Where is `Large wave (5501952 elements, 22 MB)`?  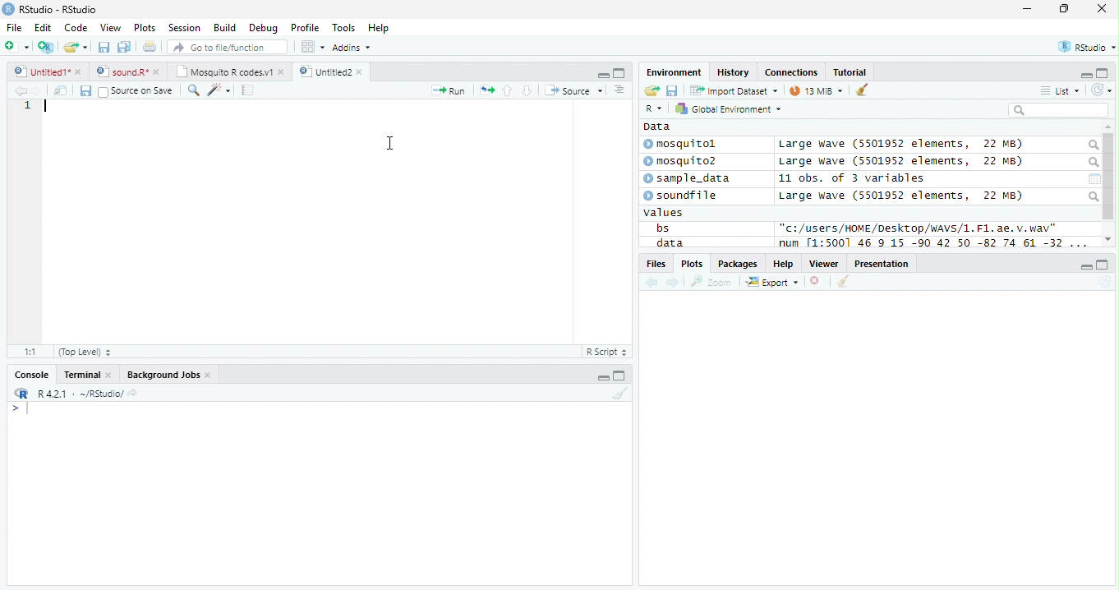 Large wave (5501952 elements, 22 MB) is located at coordinates (900, 145).